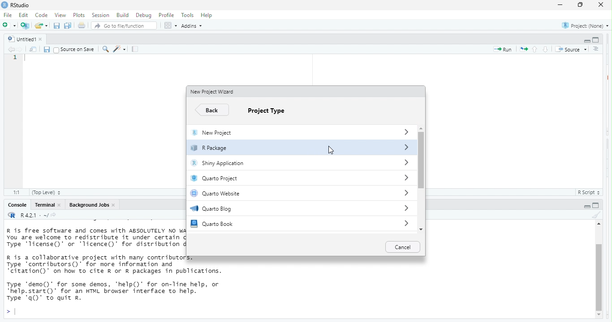  I want to click on re run the previous code, so click(523, 50).